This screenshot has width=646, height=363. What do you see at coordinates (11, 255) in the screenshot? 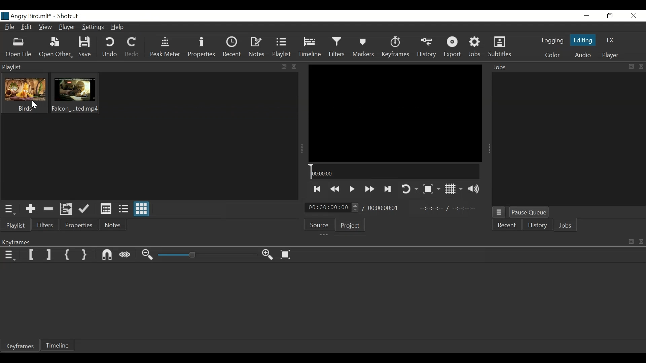
I see `Keyframe menu` at bounding box center [11, 255].